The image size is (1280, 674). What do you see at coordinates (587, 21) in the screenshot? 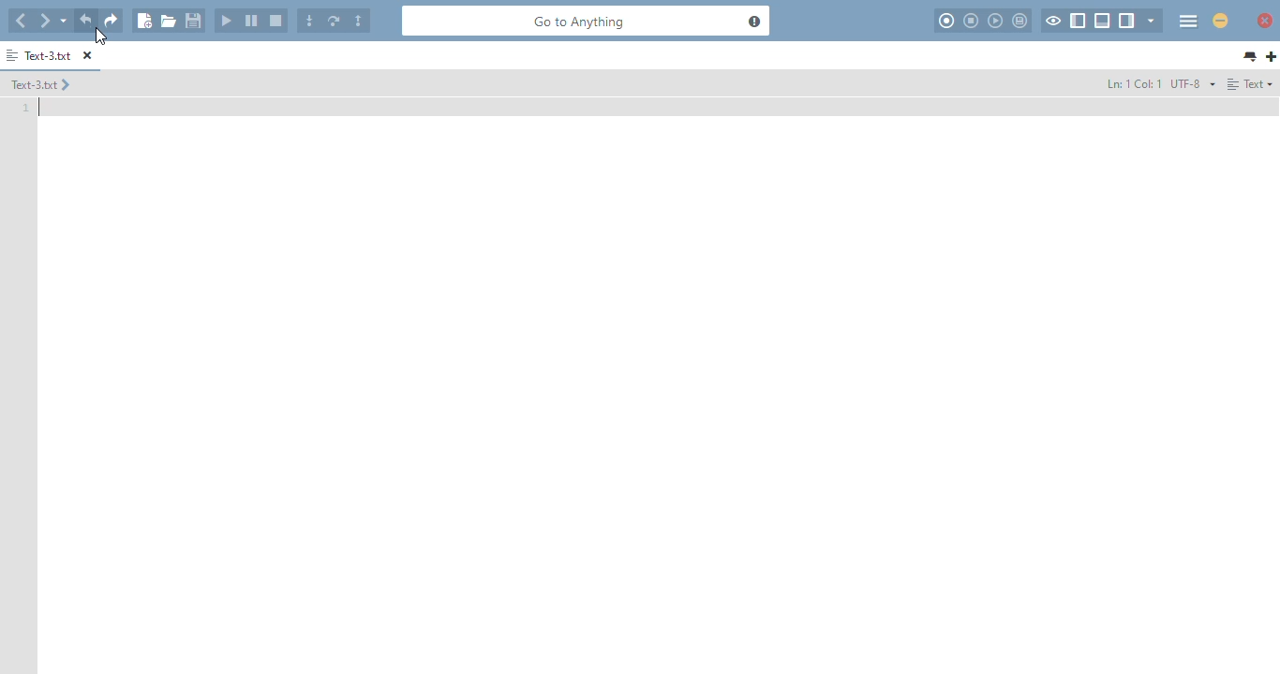
I see `go to anything` at bounding box center [587, 21].